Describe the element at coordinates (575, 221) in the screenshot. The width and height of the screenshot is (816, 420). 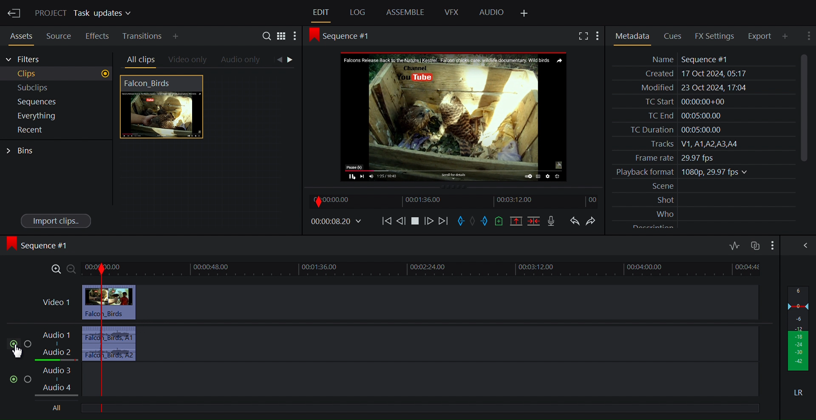
I see `Undo ` at that location.